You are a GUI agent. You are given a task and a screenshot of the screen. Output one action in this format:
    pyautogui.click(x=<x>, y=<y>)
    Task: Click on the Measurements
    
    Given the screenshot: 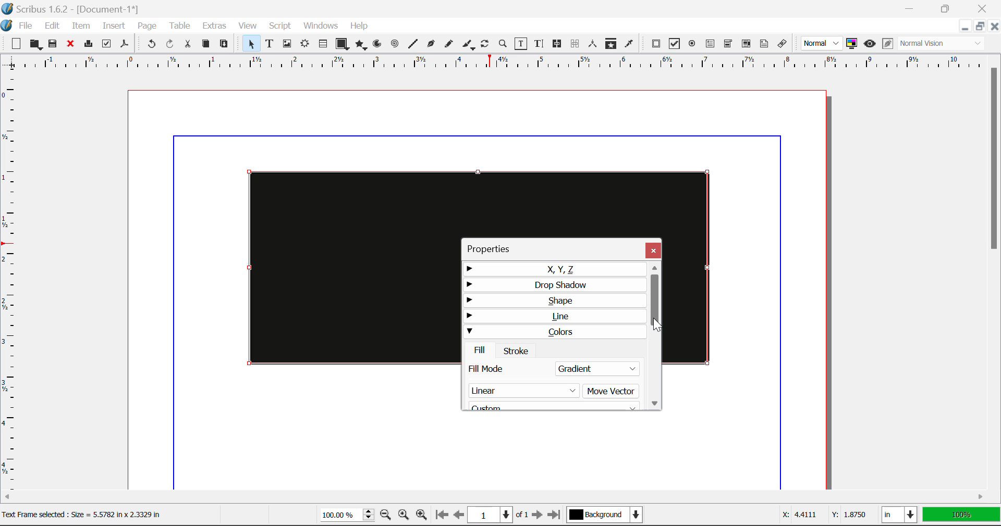 What is the action you would take?
    pyautogui.click(x=593, y=44)
    